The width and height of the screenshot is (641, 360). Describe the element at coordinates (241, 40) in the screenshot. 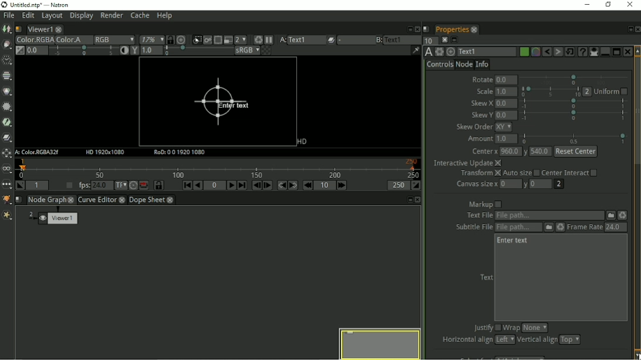

I see `Proxy mode` at that location.